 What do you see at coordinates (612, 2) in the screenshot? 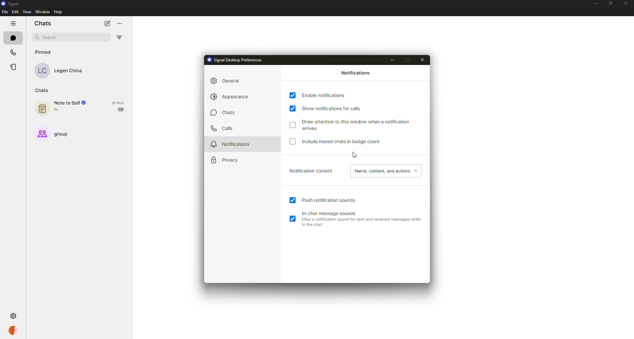
I see `maximize` at bounding box center [612, 2].